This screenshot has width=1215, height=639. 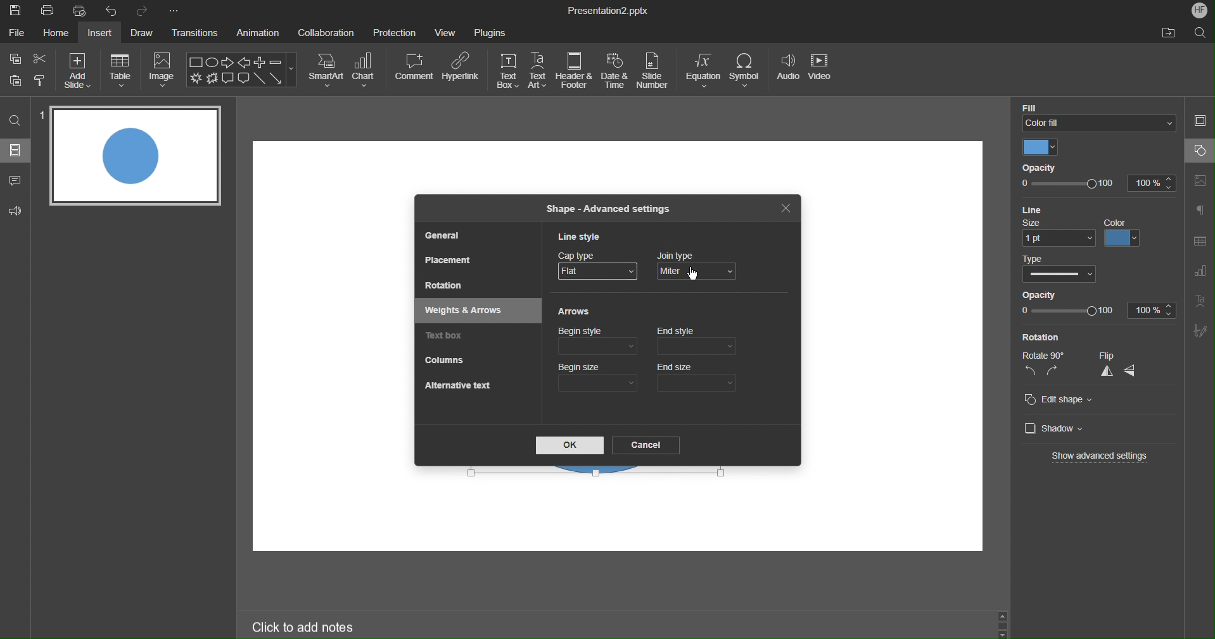 I want to click on Quick Print, so click(x=83, y=11).